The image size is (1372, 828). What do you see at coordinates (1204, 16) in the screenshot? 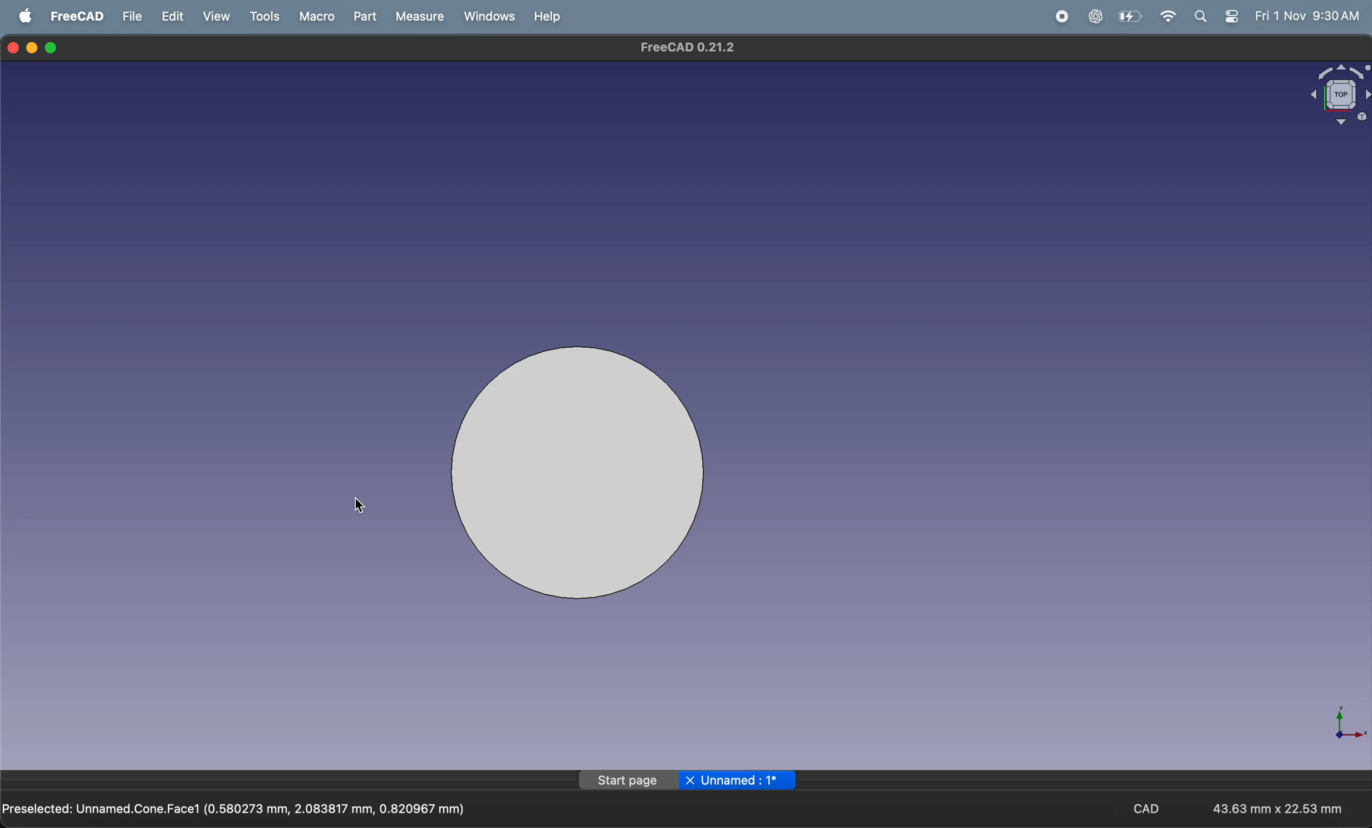
I see `search` at bounding box center [1204, 16].